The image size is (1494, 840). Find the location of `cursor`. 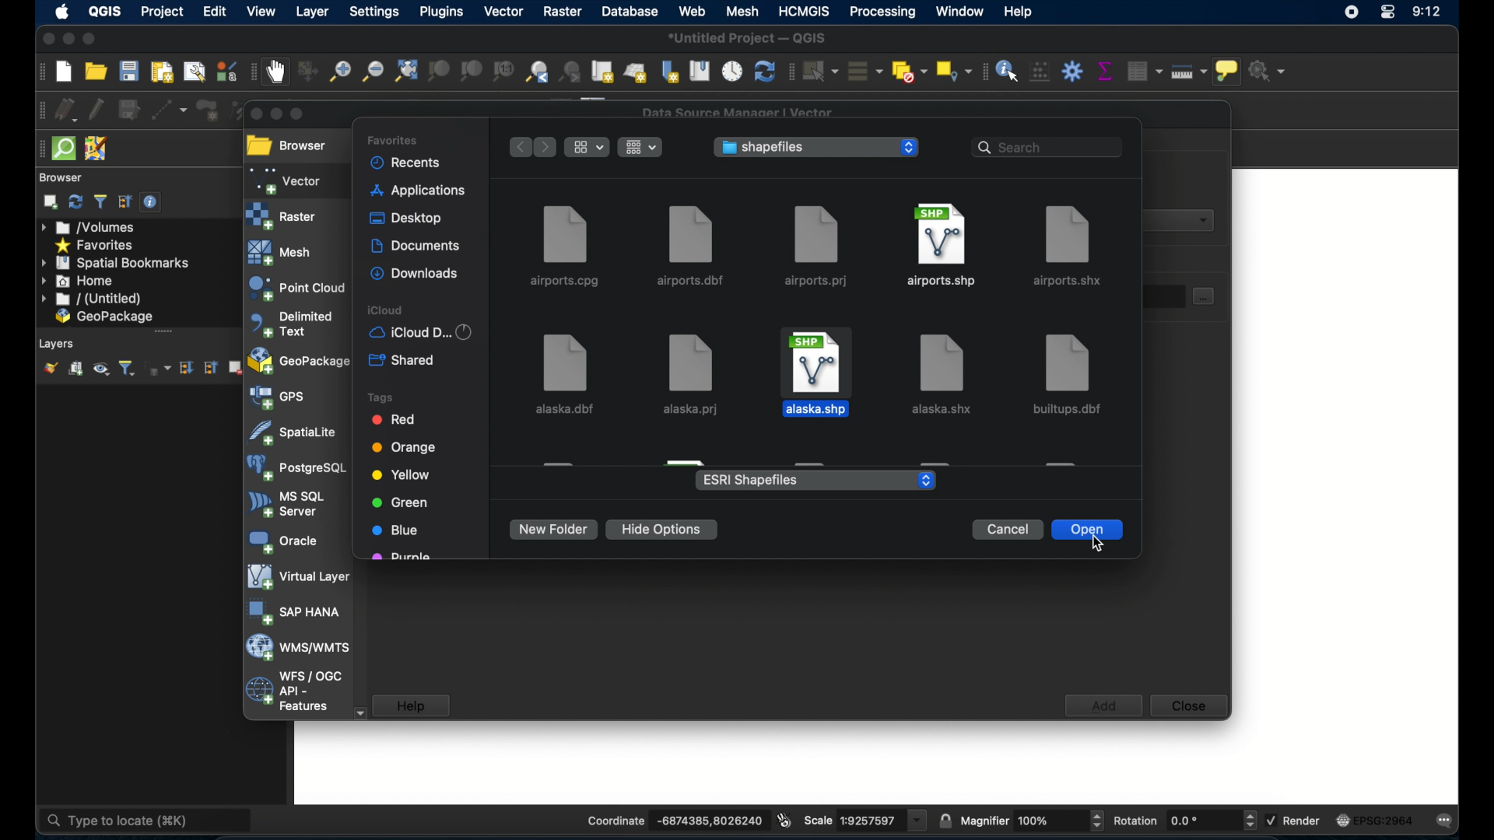

cursor is located at coordinates (1099, 542).